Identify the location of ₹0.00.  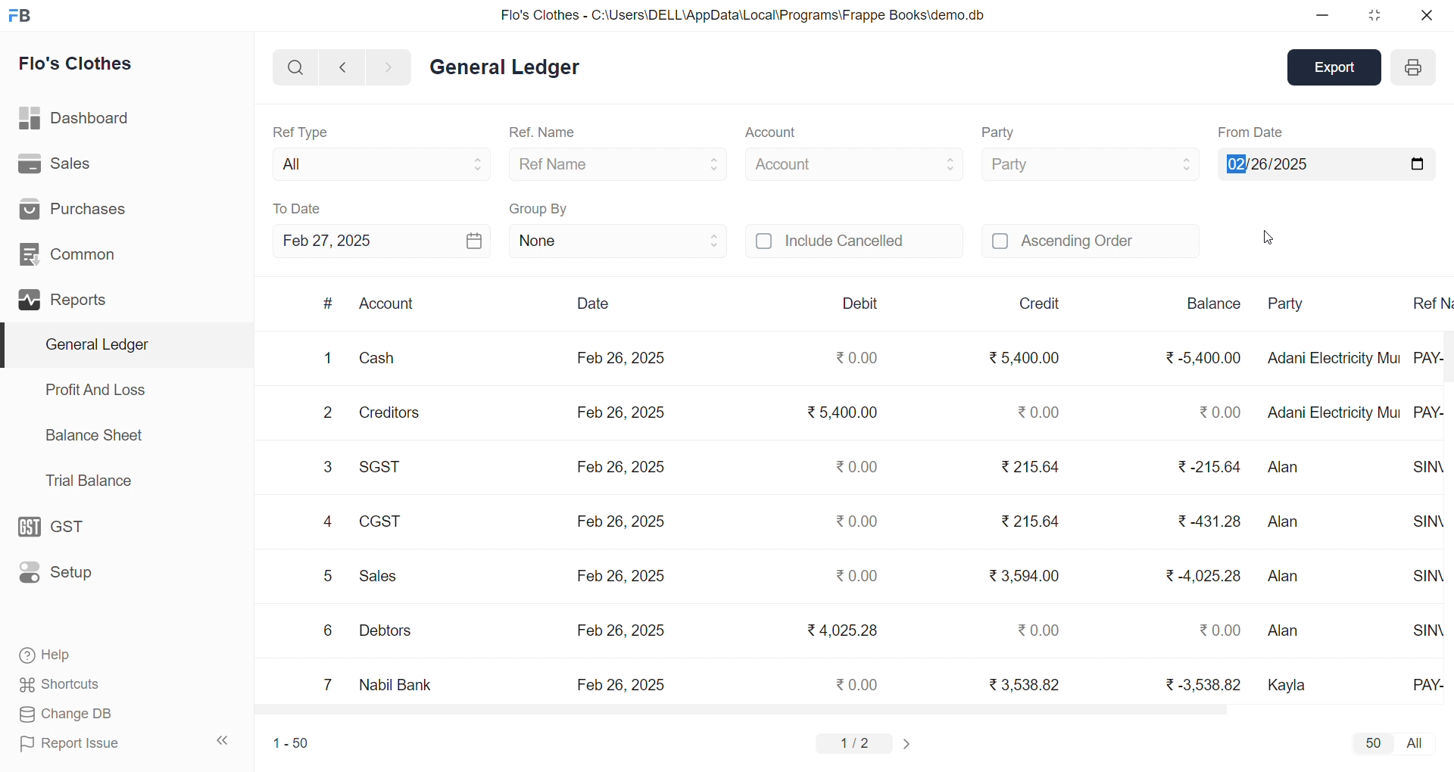
(855, 466).